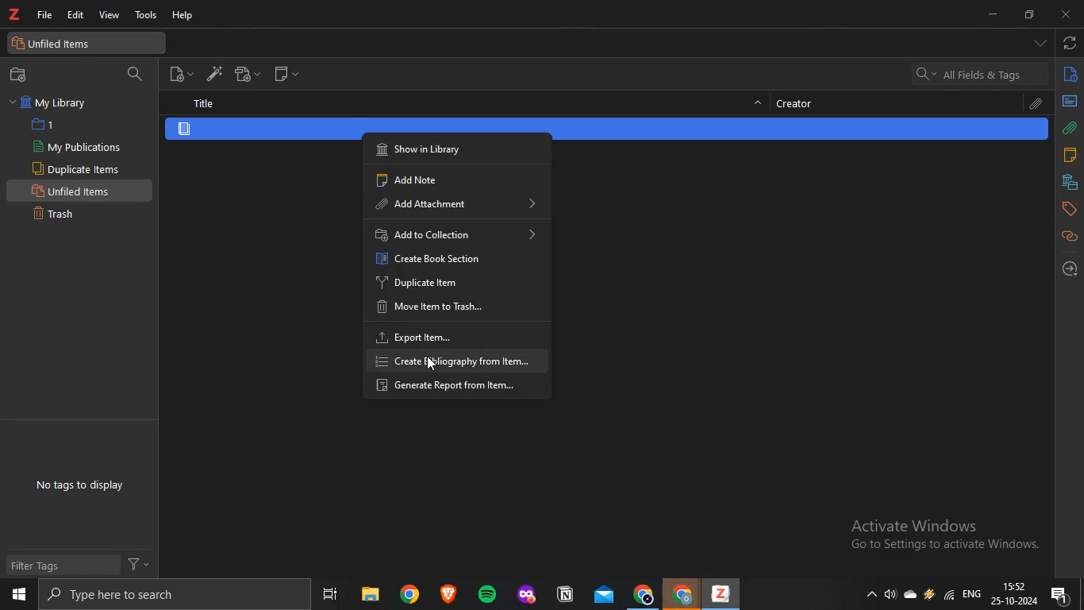 The width and height of the screenshot is (1084, 610). Describe the element at coordinates (181, 72) in the screenshot. I see `new item` at that location.